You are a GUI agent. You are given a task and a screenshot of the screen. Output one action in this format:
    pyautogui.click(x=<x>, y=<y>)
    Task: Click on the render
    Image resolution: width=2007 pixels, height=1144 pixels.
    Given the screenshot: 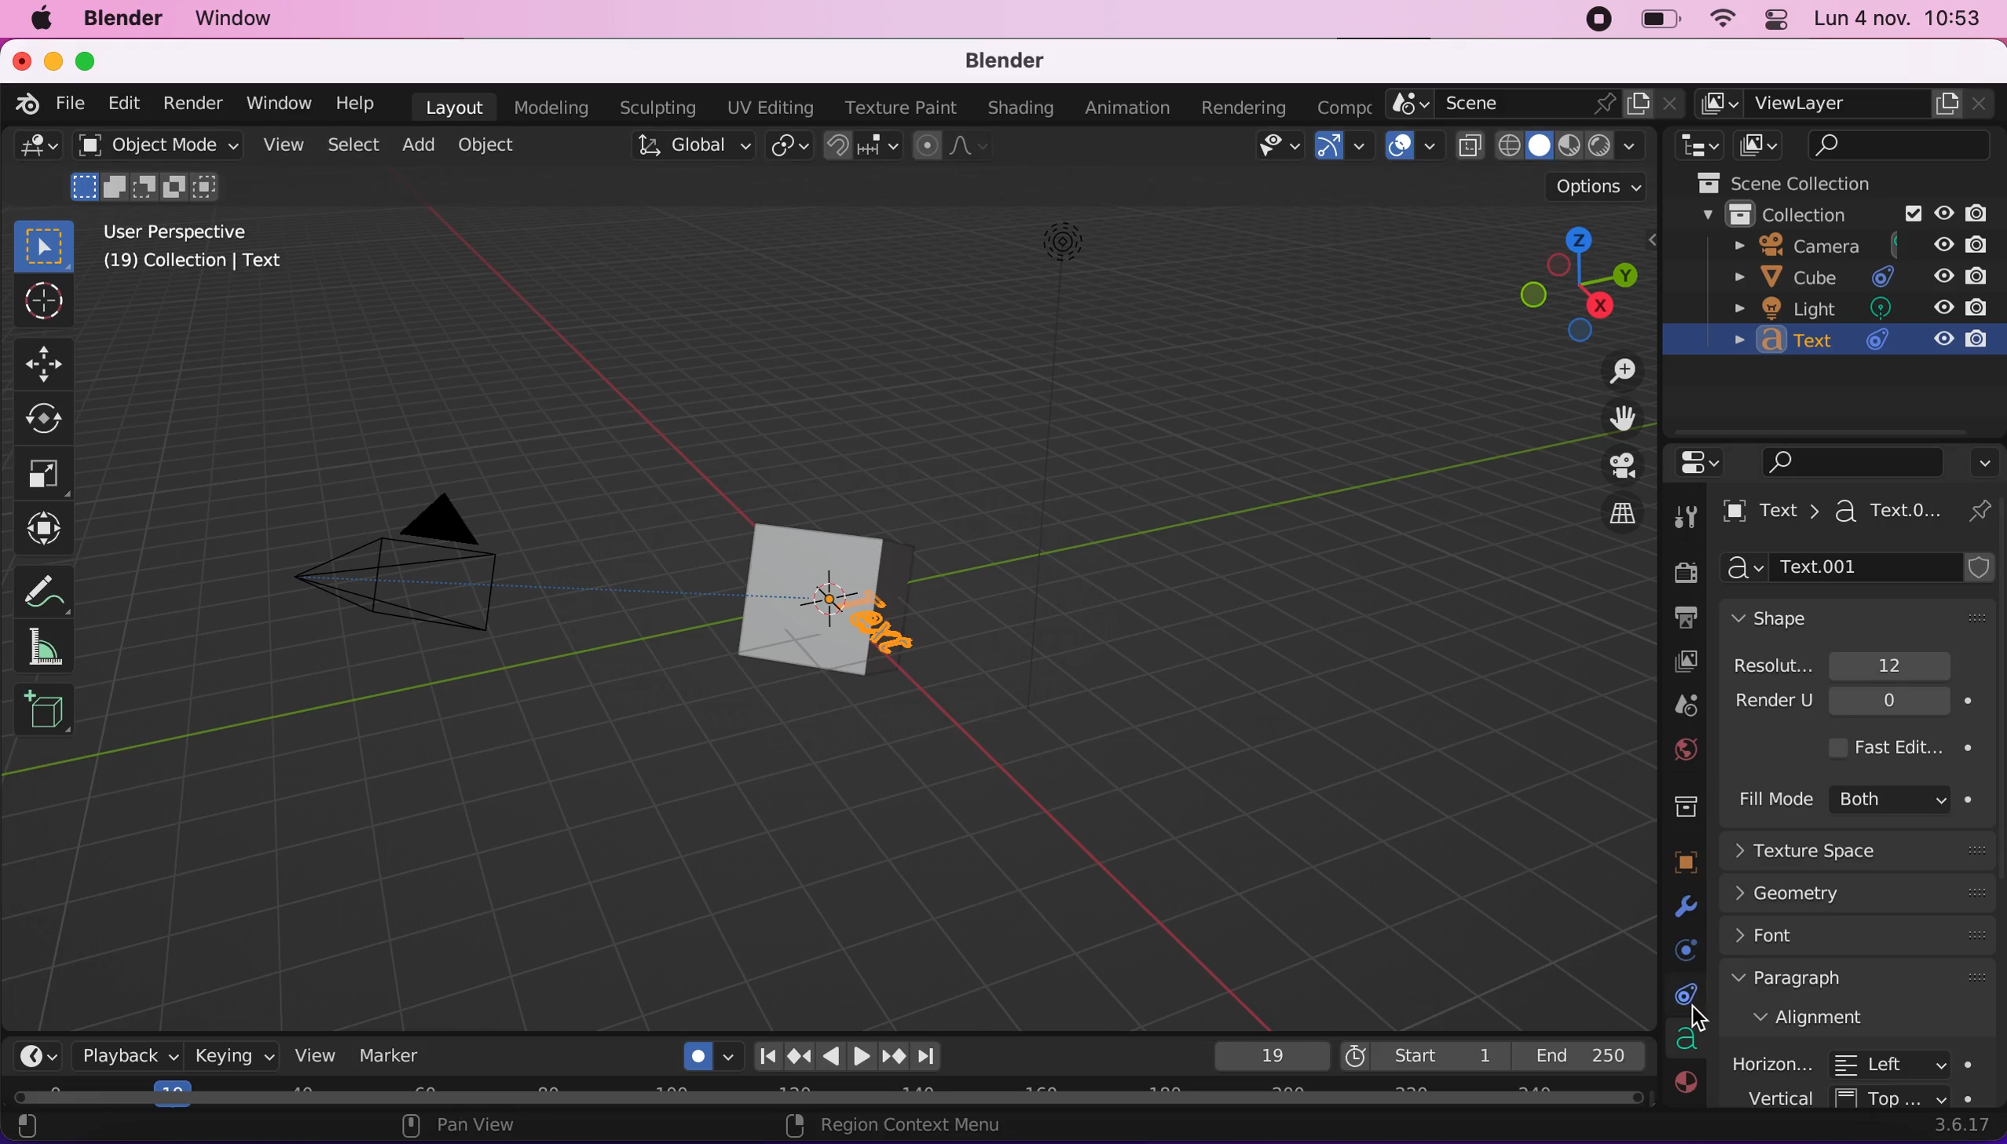 What is the action you would take?
    pyautogui.click(x=1679, y=565)
    